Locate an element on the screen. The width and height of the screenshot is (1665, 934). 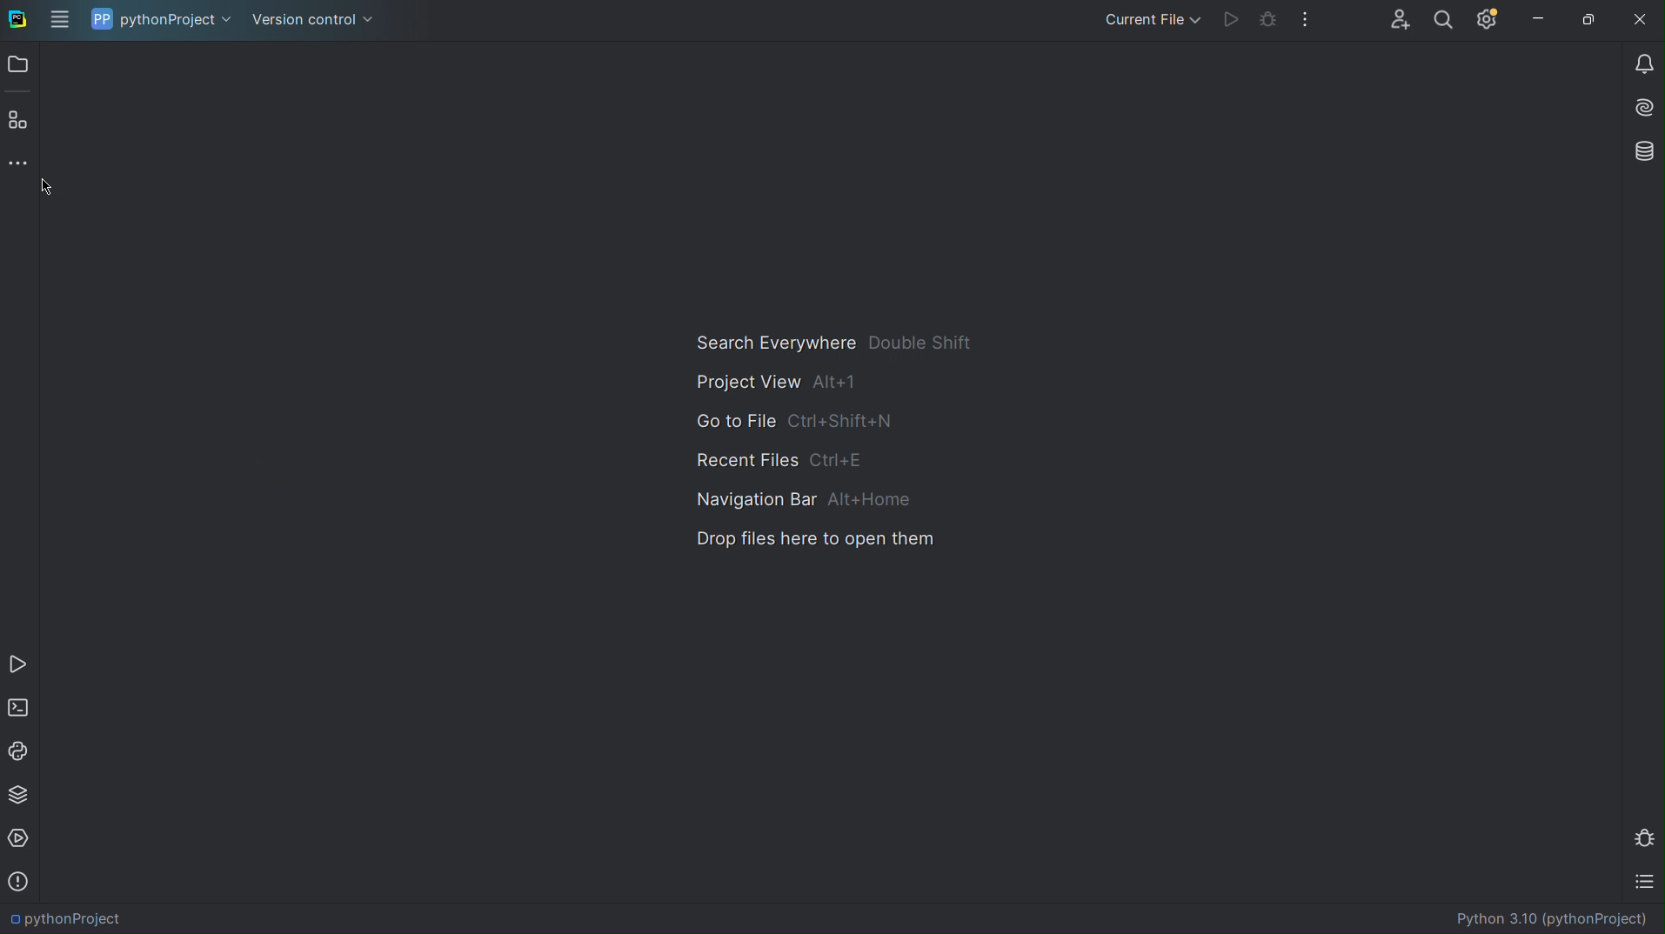
PyCharm logo is located at coordinates (17, 17).